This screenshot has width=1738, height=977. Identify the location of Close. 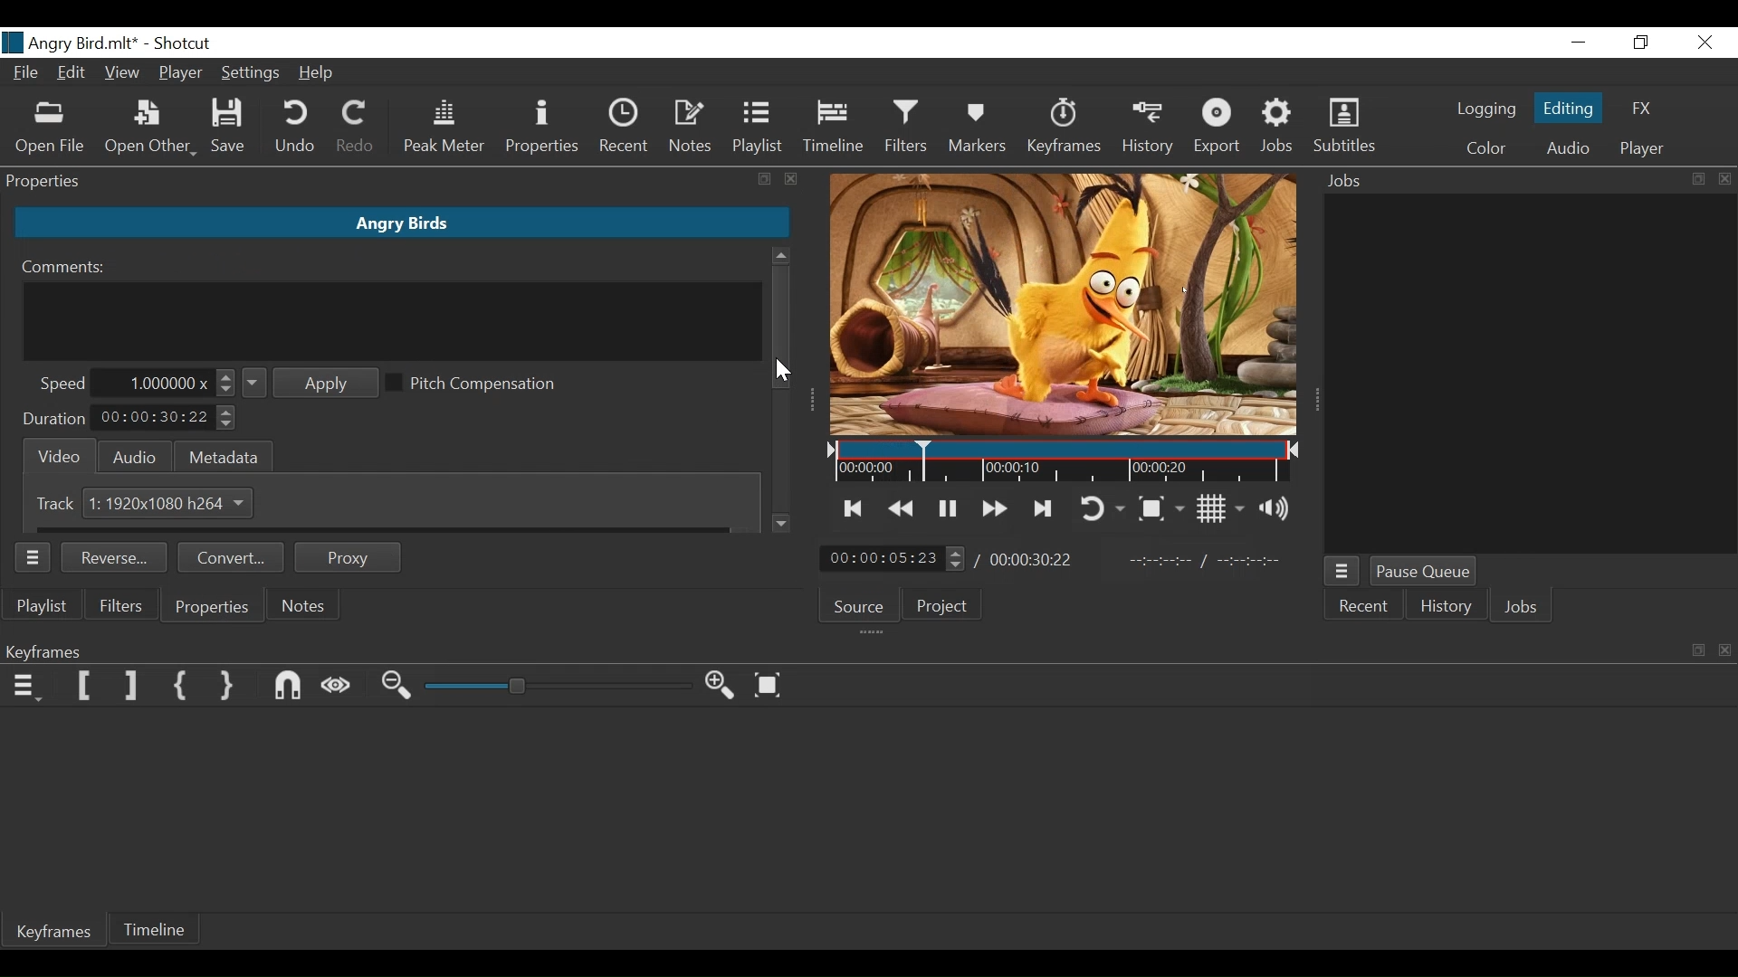
(1702, 43).